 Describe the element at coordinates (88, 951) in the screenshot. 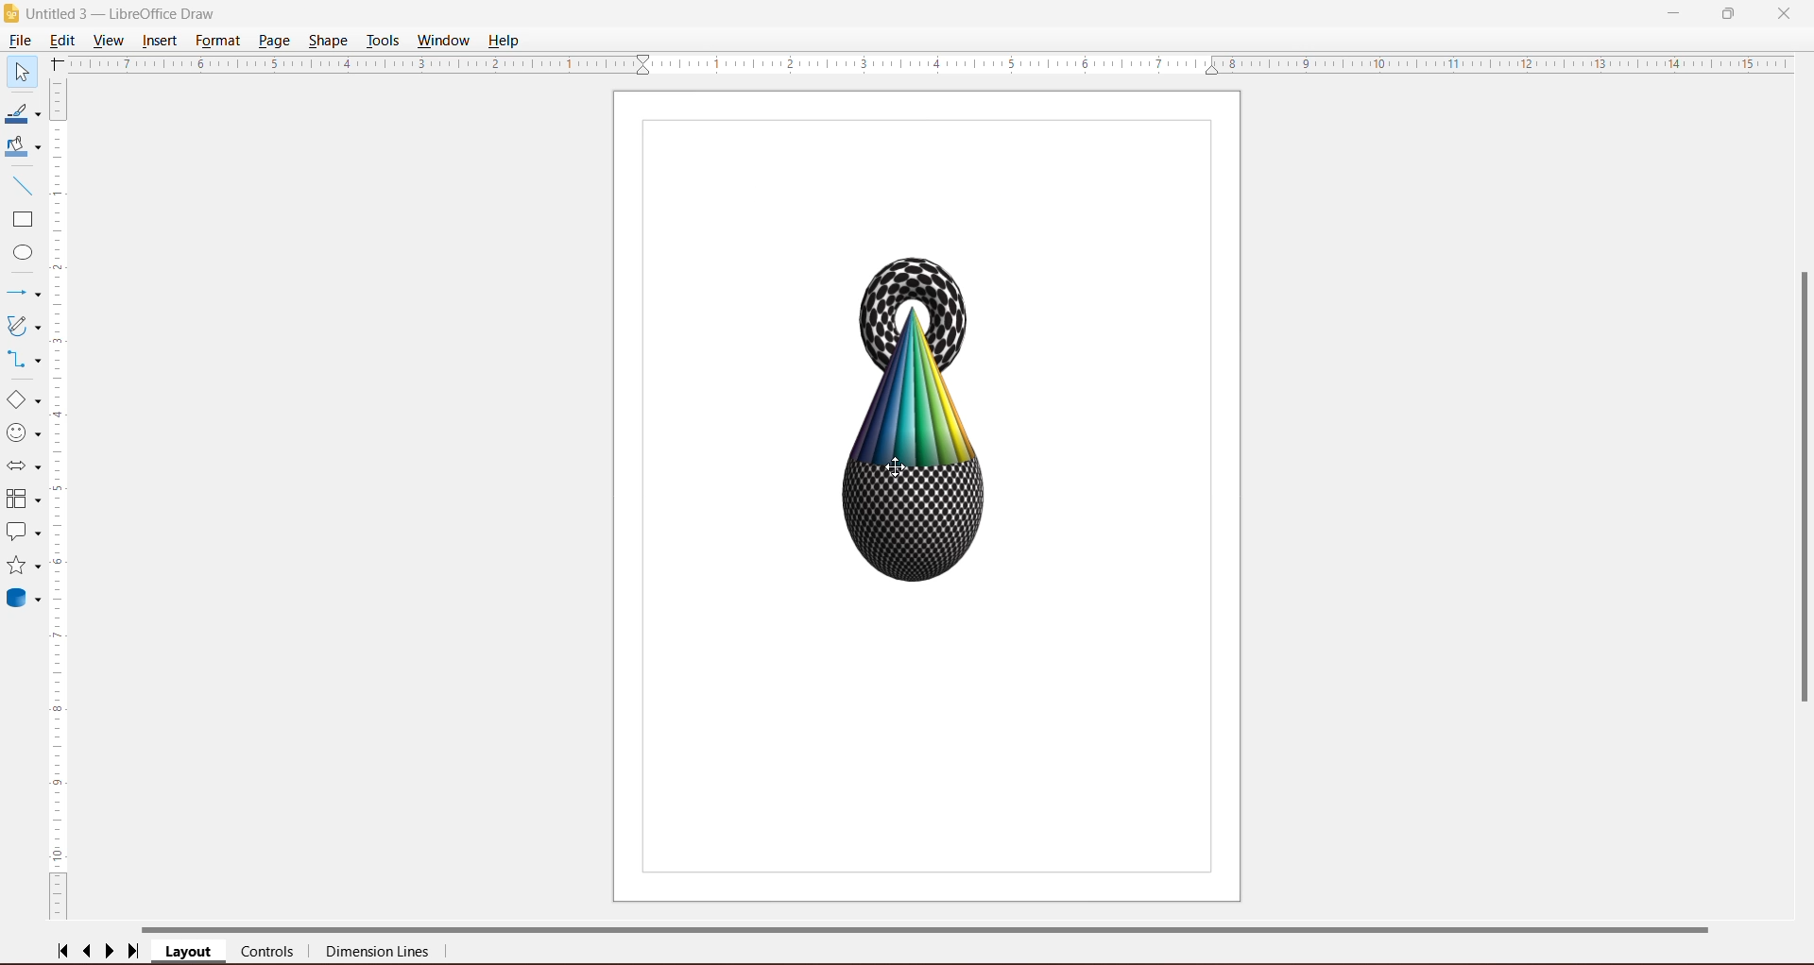

I see `Scroll to previous page` at that location.